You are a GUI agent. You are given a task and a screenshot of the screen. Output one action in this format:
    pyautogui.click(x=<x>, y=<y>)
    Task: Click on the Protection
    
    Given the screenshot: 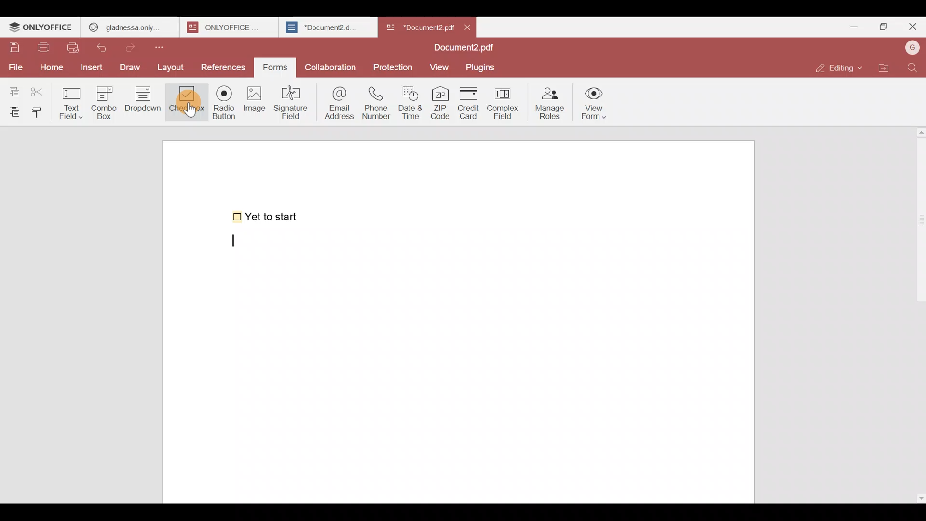 What is the action you would take?
    pyautogui.click(x=394, y=67)
    